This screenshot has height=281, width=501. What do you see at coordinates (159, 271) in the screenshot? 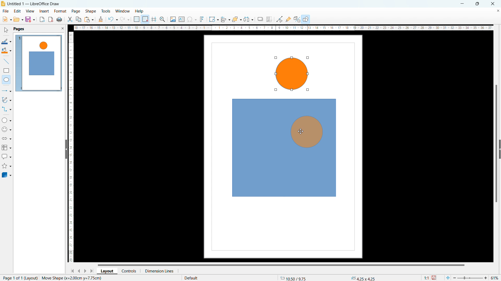
I see `dimension lines` at bounding box center [159, 271].